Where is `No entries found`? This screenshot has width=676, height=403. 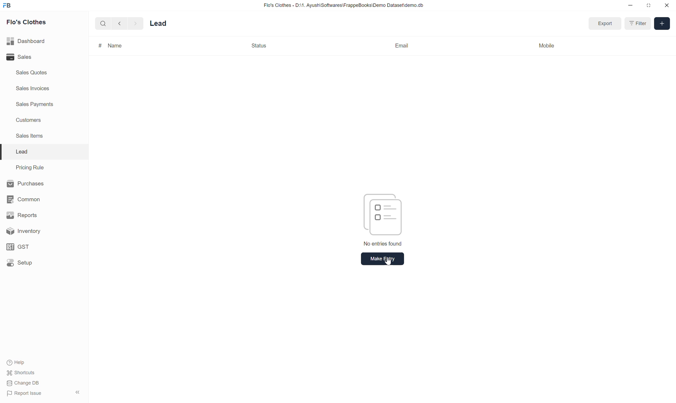 No entries found is located at coordinates (382, 244).